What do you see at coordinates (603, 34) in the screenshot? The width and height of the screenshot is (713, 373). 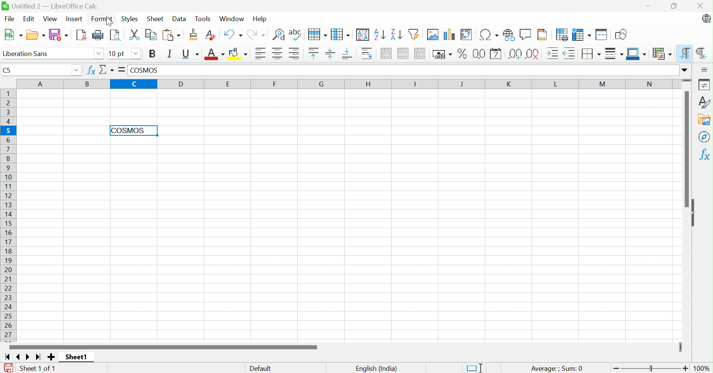 I see `Split Window` at bounding box center [603, 34].